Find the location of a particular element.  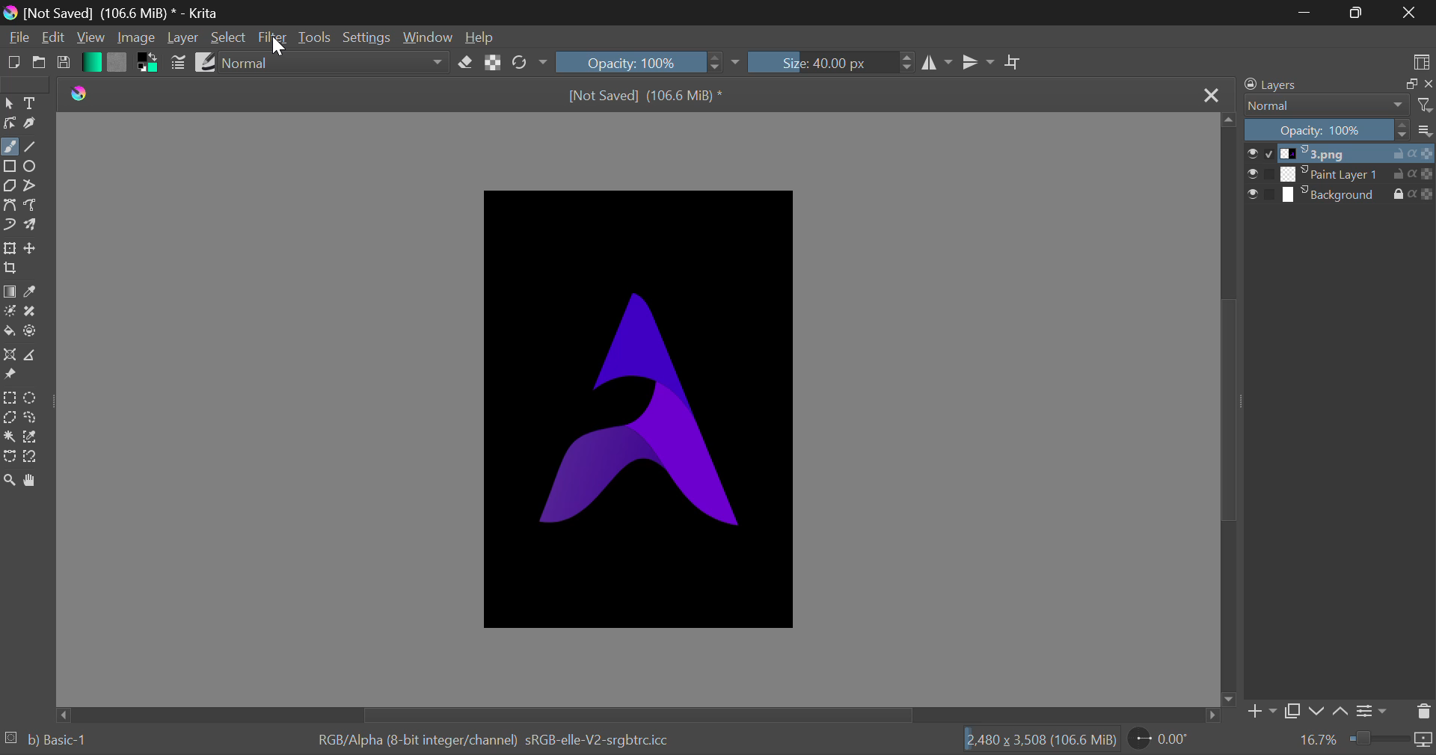

Add Layer is located at coordinates (1262, 711).